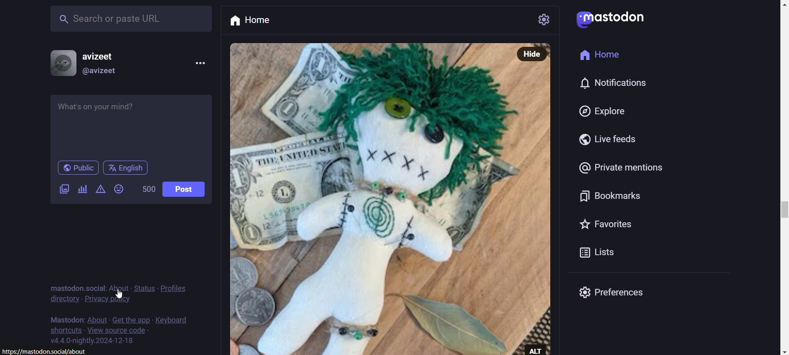 The width and height of the screenshot is (789, 355). I want to click on alt, so click(540, 349).